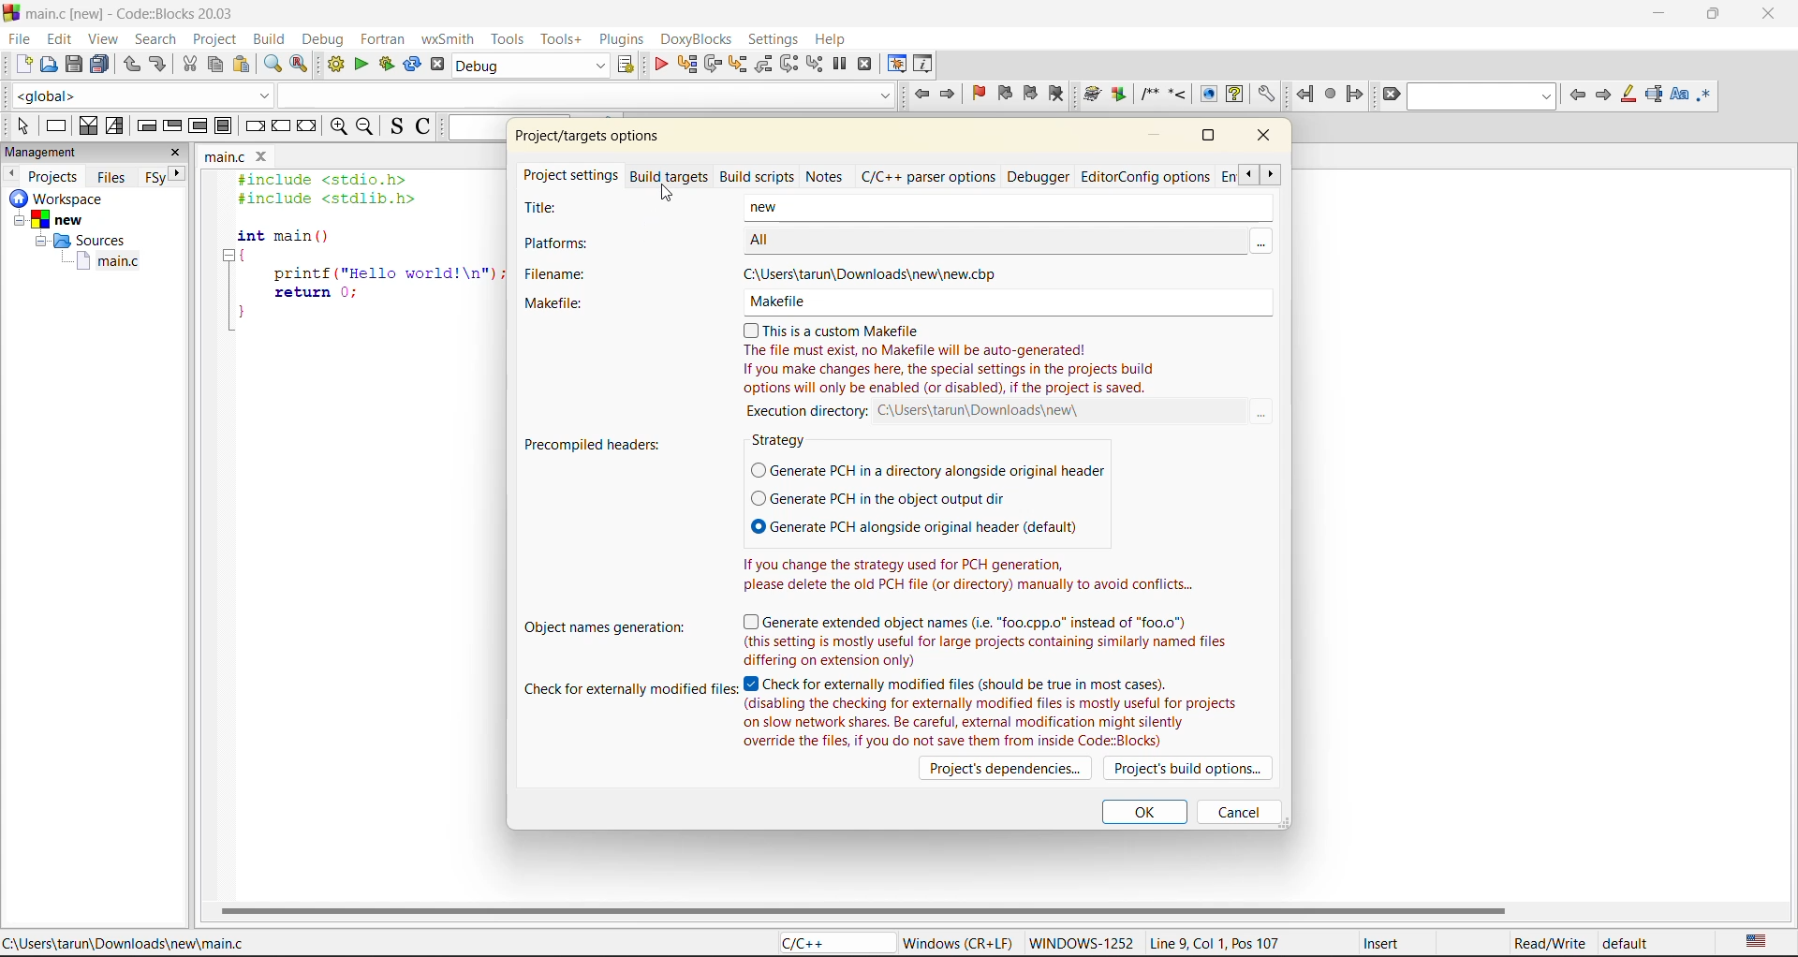  I want to click on close, so click(174, 154).